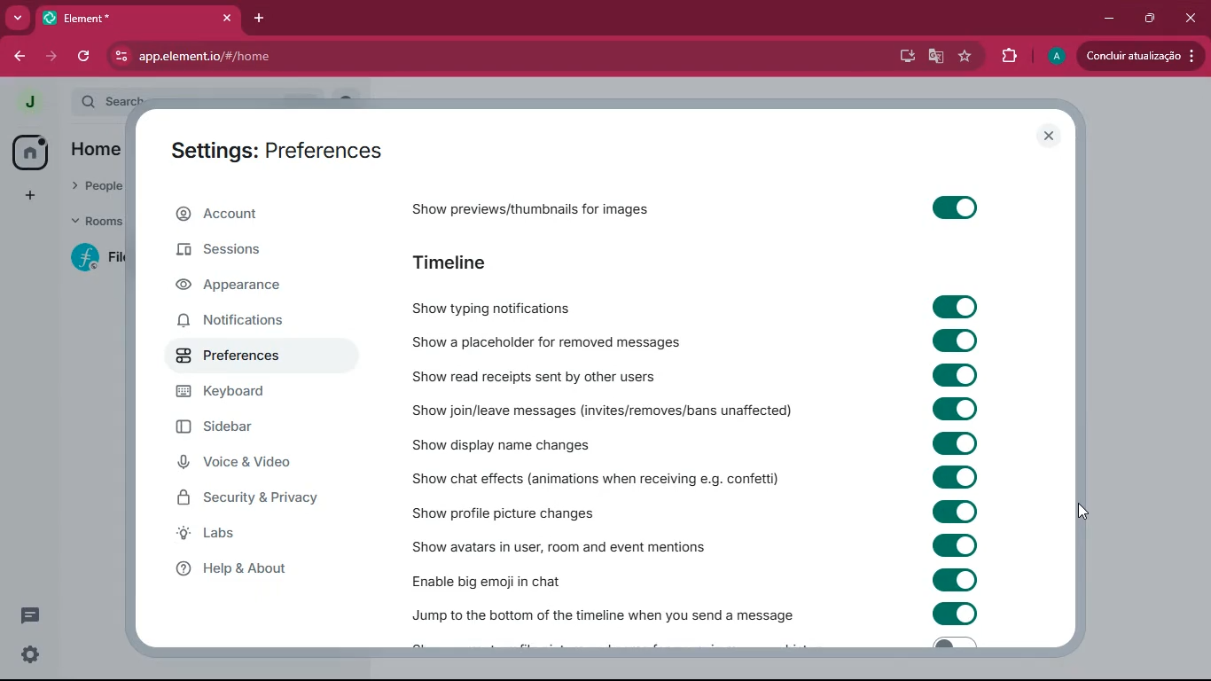 This screenshot has width=1211, height=681. Describe the element at coordinates (956, 544) in the screenshot. I see `toggle on ` at that location.